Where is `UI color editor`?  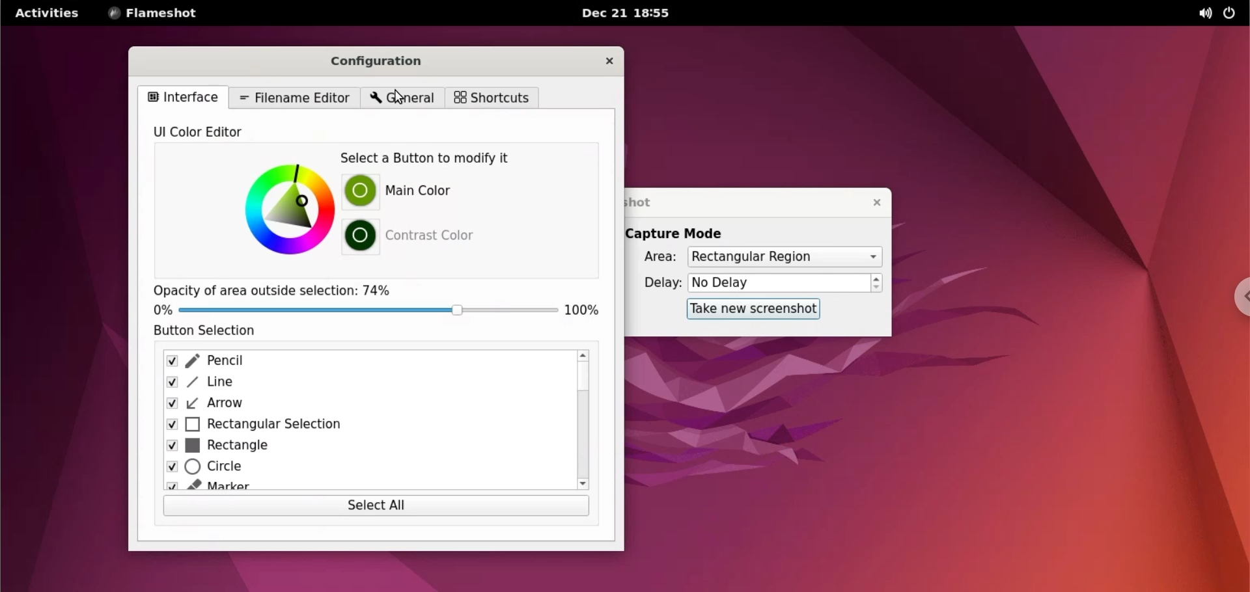
UI color editor is located at coordinates (216, 133).